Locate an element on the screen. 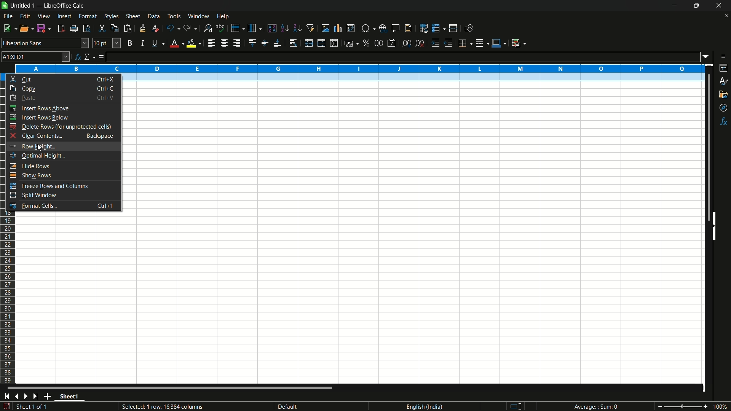 This screenshot has width=731, height=411. save is located at coordinates (6, 406).